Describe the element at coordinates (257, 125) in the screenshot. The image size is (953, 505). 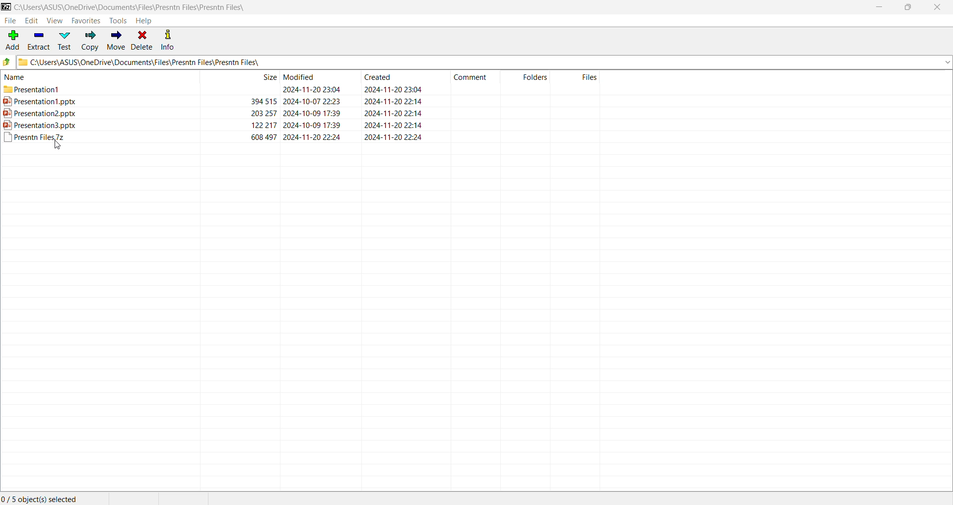
I see `122 217` at that location.